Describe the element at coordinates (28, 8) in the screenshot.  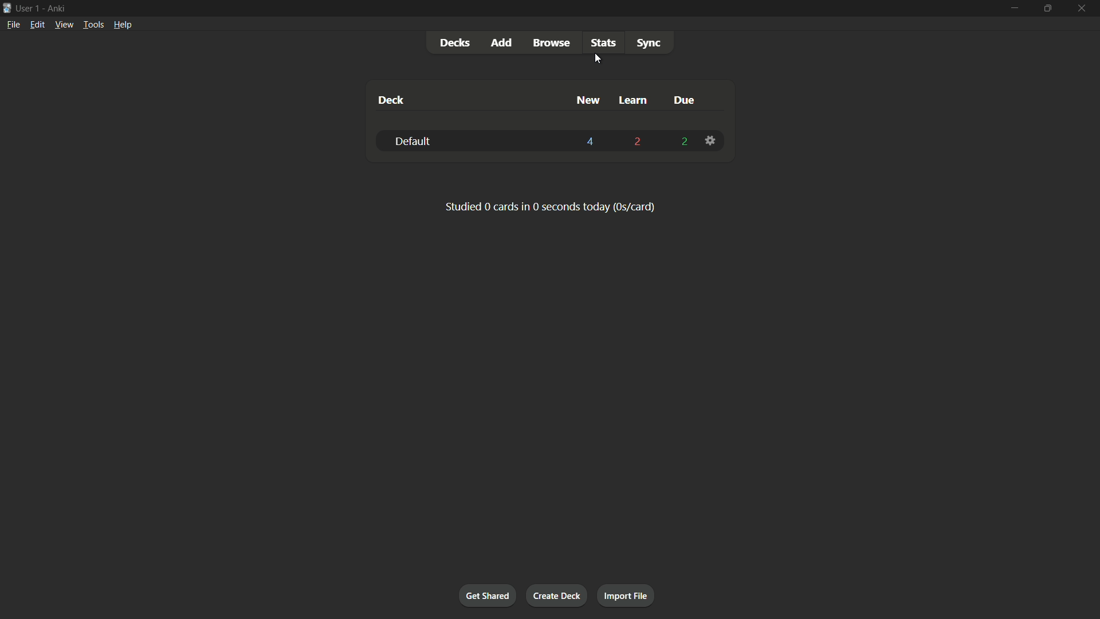
I see `user 1` at that location.